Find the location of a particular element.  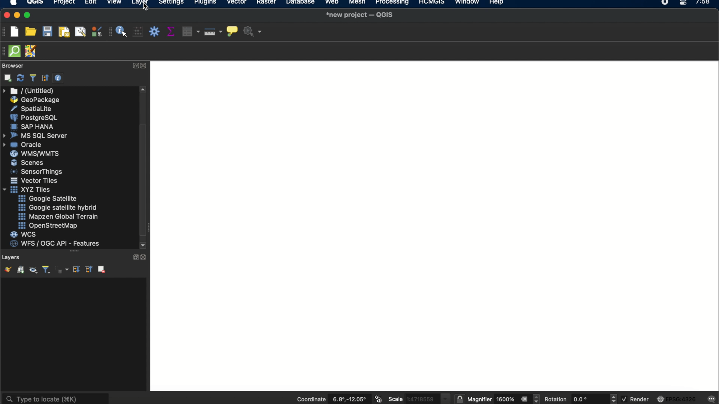

hidden toolbar is located at coordinates (4, 50).